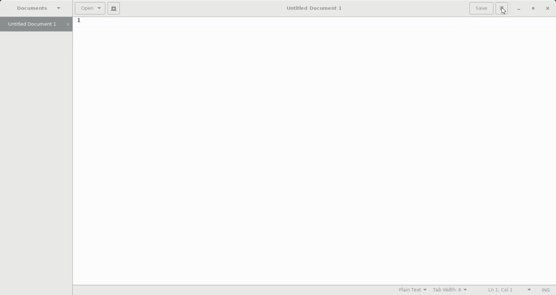 Image resolution: width=556 pixels, height=295 pixels. Describe the element at coordinates (311, 8) in the screenshot. I see `Untitled Document 1` at that location.